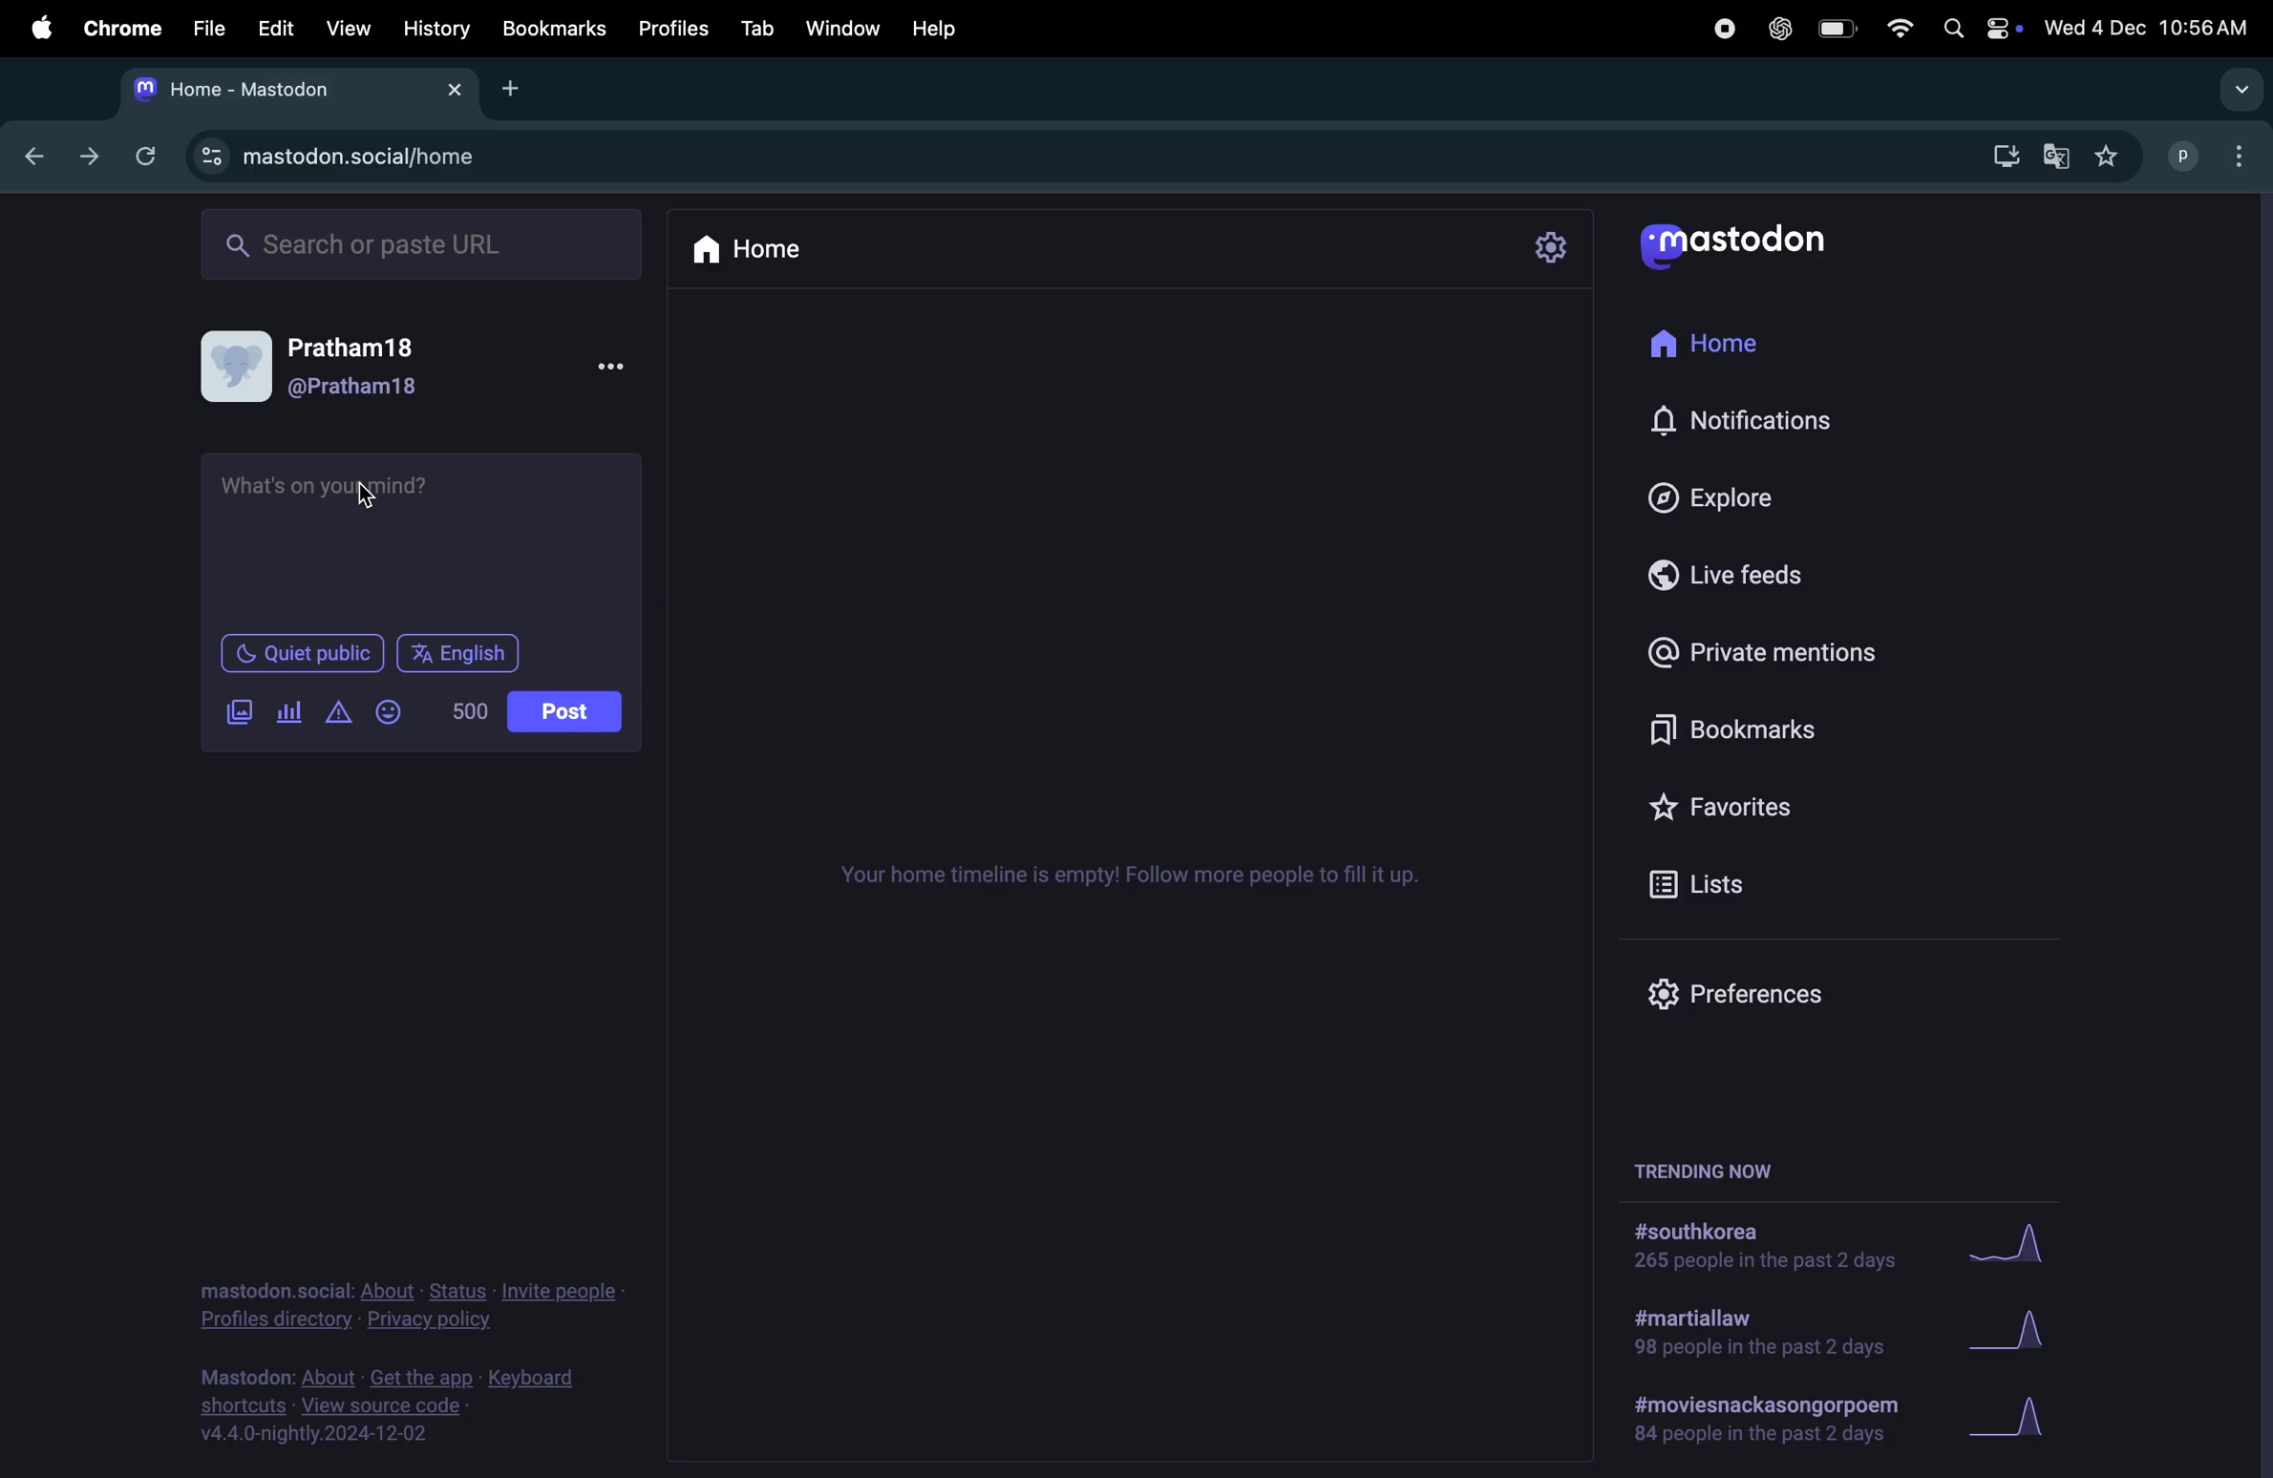 Image resolution: width=2273 pixels, height=1478 pixels. What do you see at coordinates (1750, 423) in the screenshot?
I see `Notifications` at bounding box center [1750, 423].